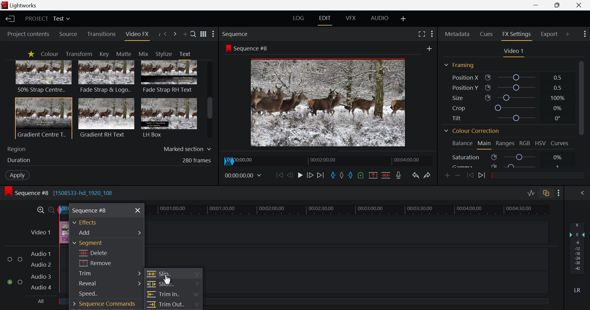 The width and height of the screenshot is (590, 310). Describe the element at coordinates (185, 35) in the screenshot. I see `Add Panel` at that location.